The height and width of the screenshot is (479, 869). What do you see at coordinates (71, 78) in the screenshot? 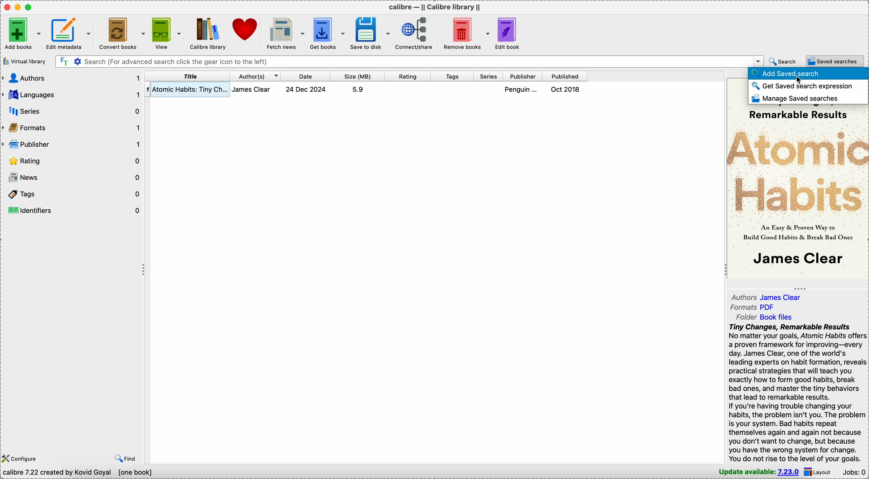
I see `authors` at bounding box center [71, 78].